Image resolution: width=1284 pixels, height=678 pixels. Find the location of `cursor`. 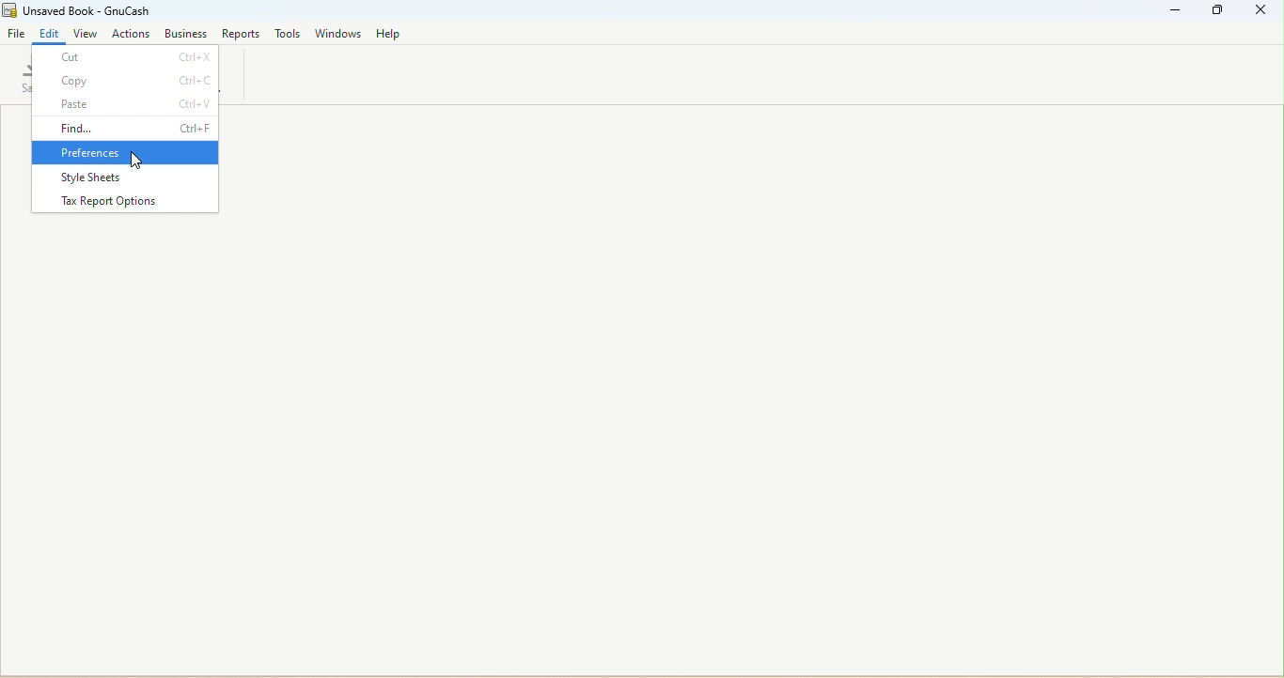

cursor is located at coordinates (135, 164).